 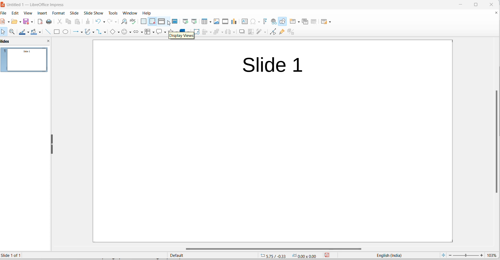 What do you see at coordinates (225, 21) in the screenshot?
I see `insert audio and video` at bounding box center [225, 21].